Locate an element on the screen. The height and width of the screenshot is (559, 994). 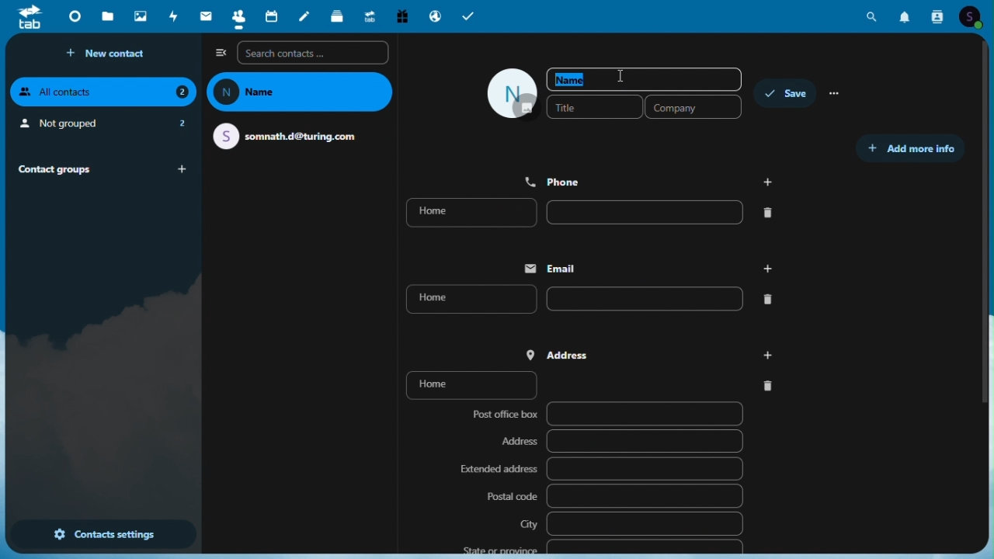
Contact settings is located at coordinates (102, 536).